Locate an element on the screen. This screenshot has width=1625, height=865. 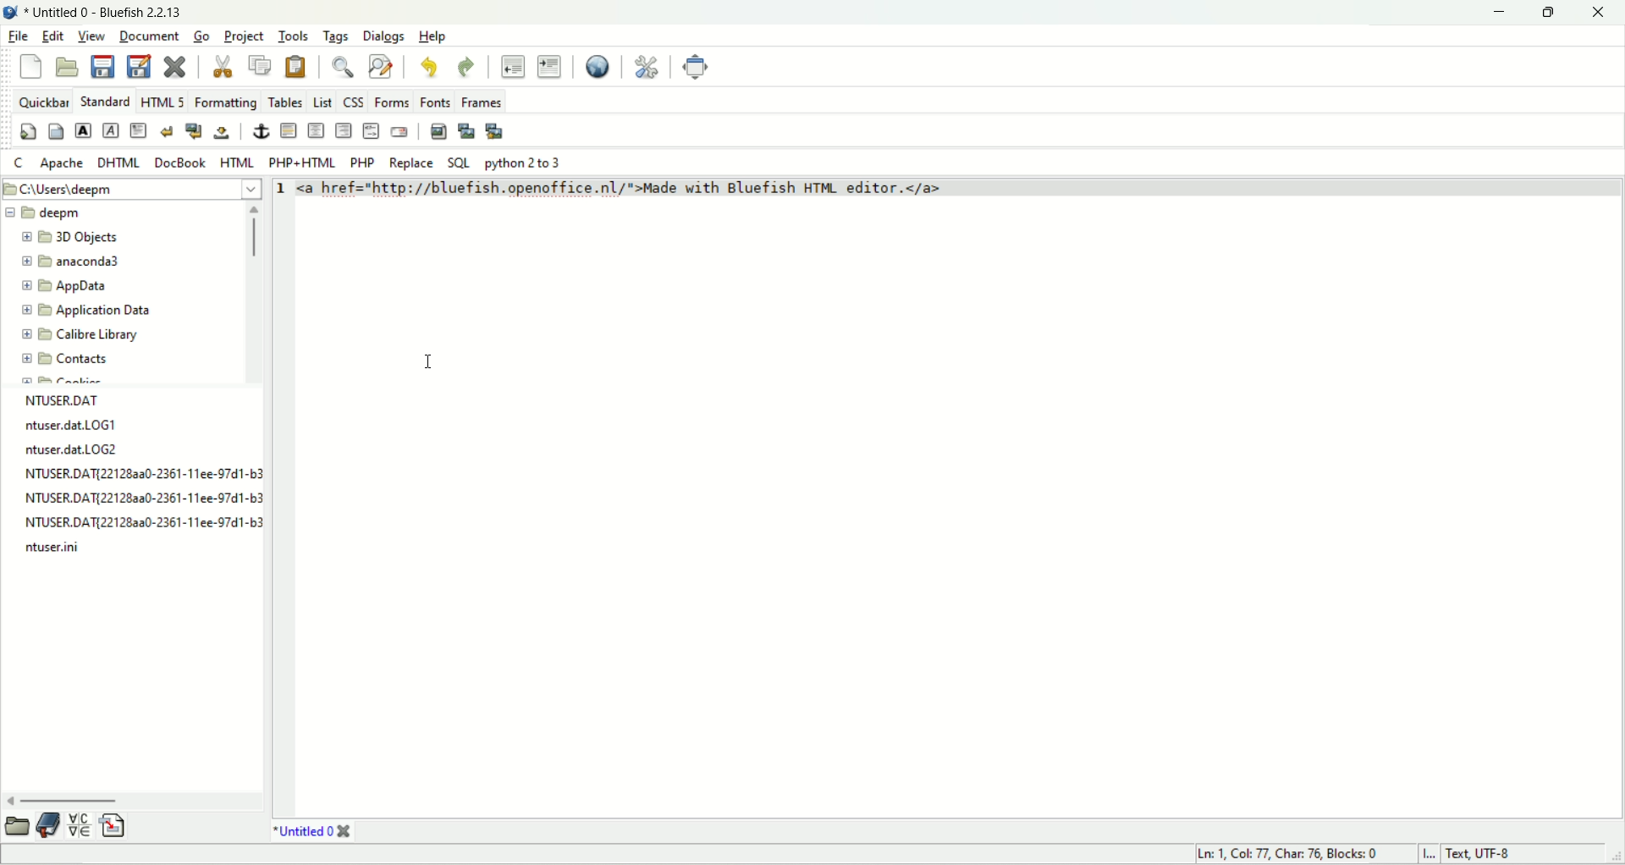
open is located at coordinates (19, 824).